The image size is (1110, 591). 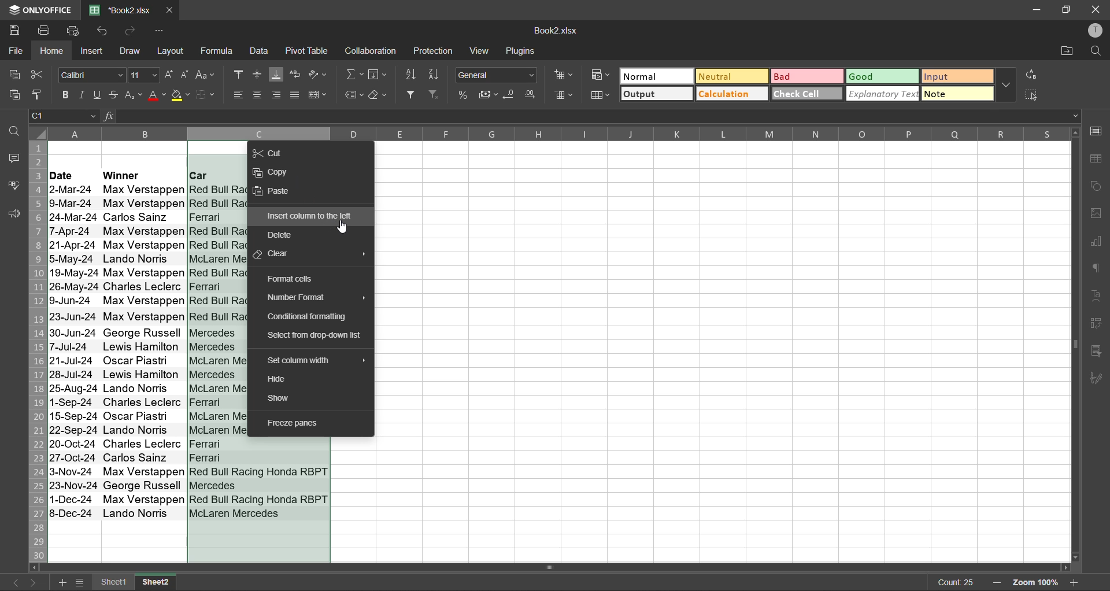 What do you see at coordinates (373, 53) in the screenshot?
I see `collaboration` at bounding box center [373, 53].